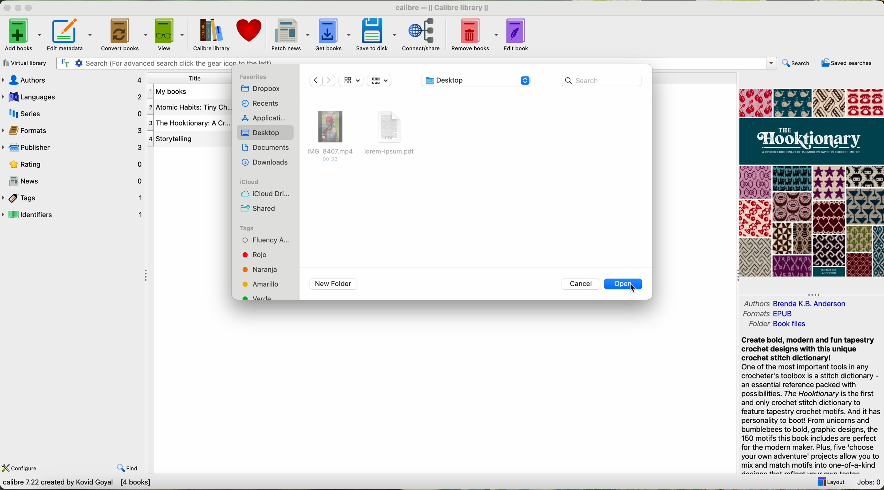 The image size is (884, 490). I want to click on publisher, so click(72, 148).